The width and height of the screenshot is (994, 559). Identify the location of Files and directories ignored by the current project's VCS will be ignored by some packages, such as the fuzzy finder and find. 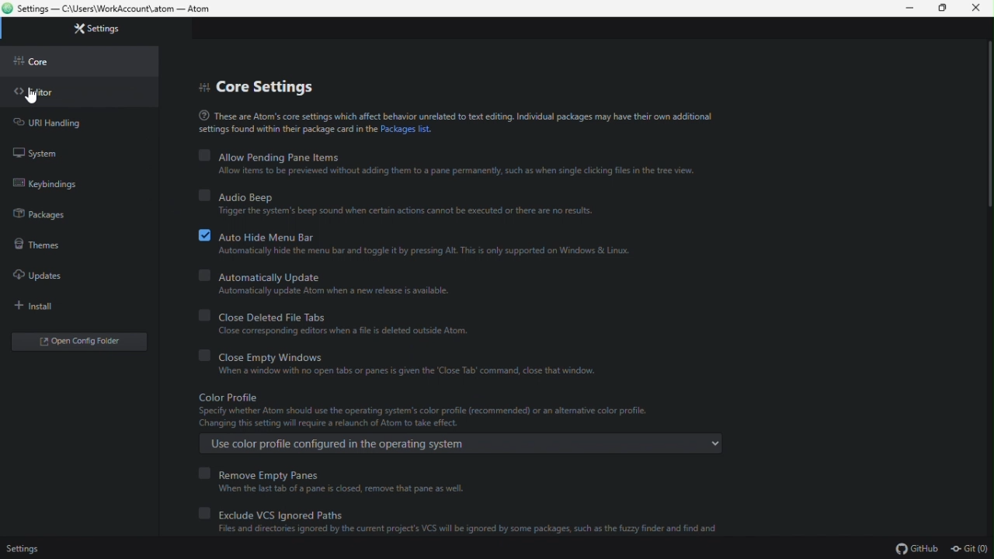
(466, 531).